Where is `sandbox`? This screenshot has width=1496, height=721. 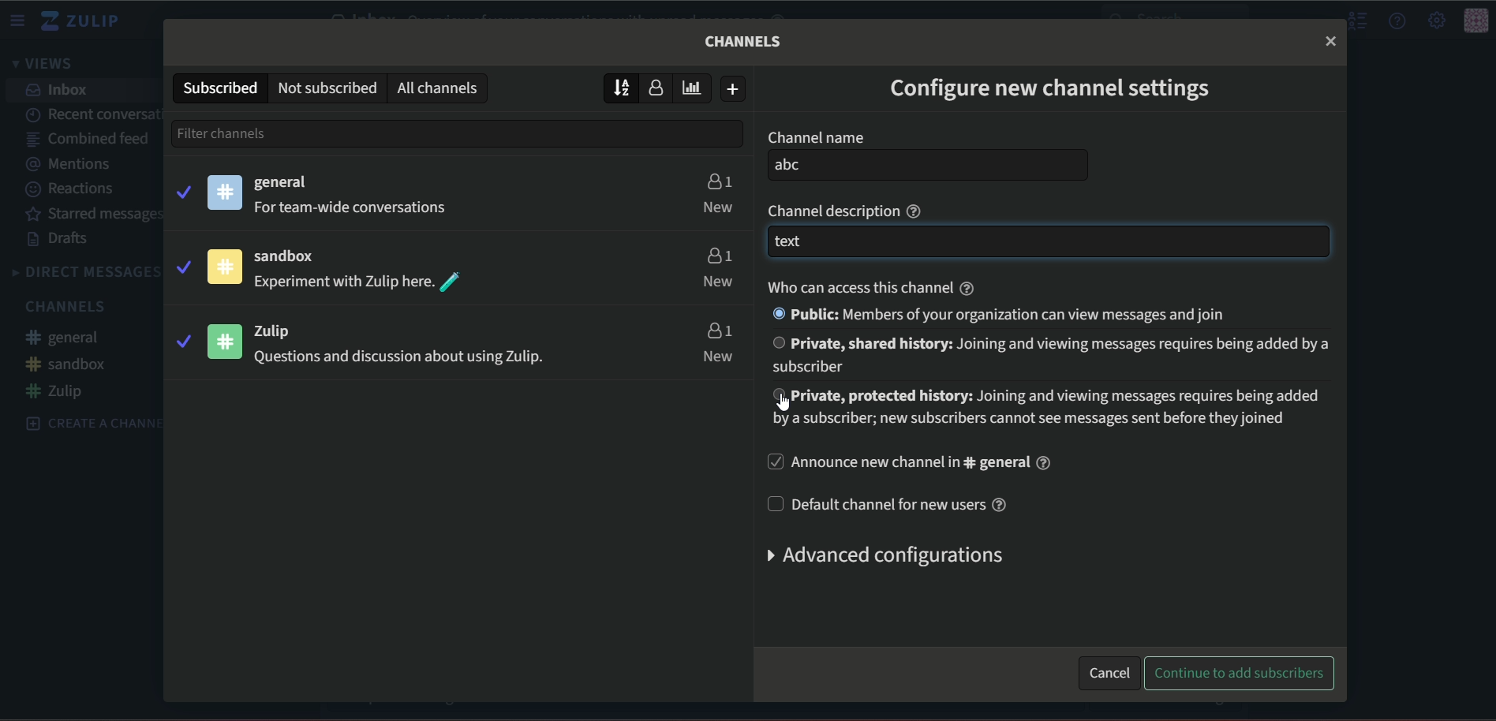
sandbox is located at coordinates (294, 257).